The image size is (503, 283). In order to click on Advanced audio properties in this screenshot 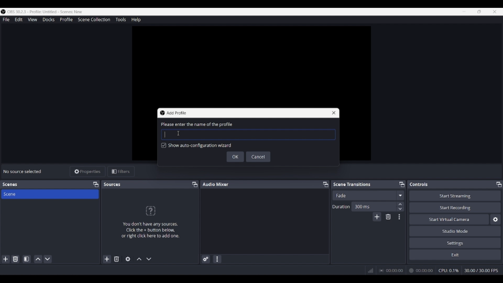, I will do `click(206, 259)`.